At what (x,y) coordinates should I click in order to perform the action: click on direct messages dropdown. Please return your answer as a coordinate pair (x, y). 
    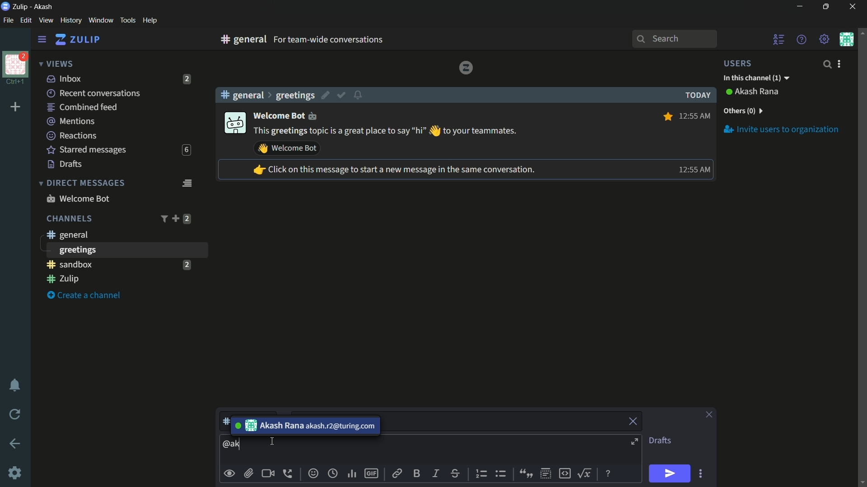
    Looking at the image, I should click on (81, 184).